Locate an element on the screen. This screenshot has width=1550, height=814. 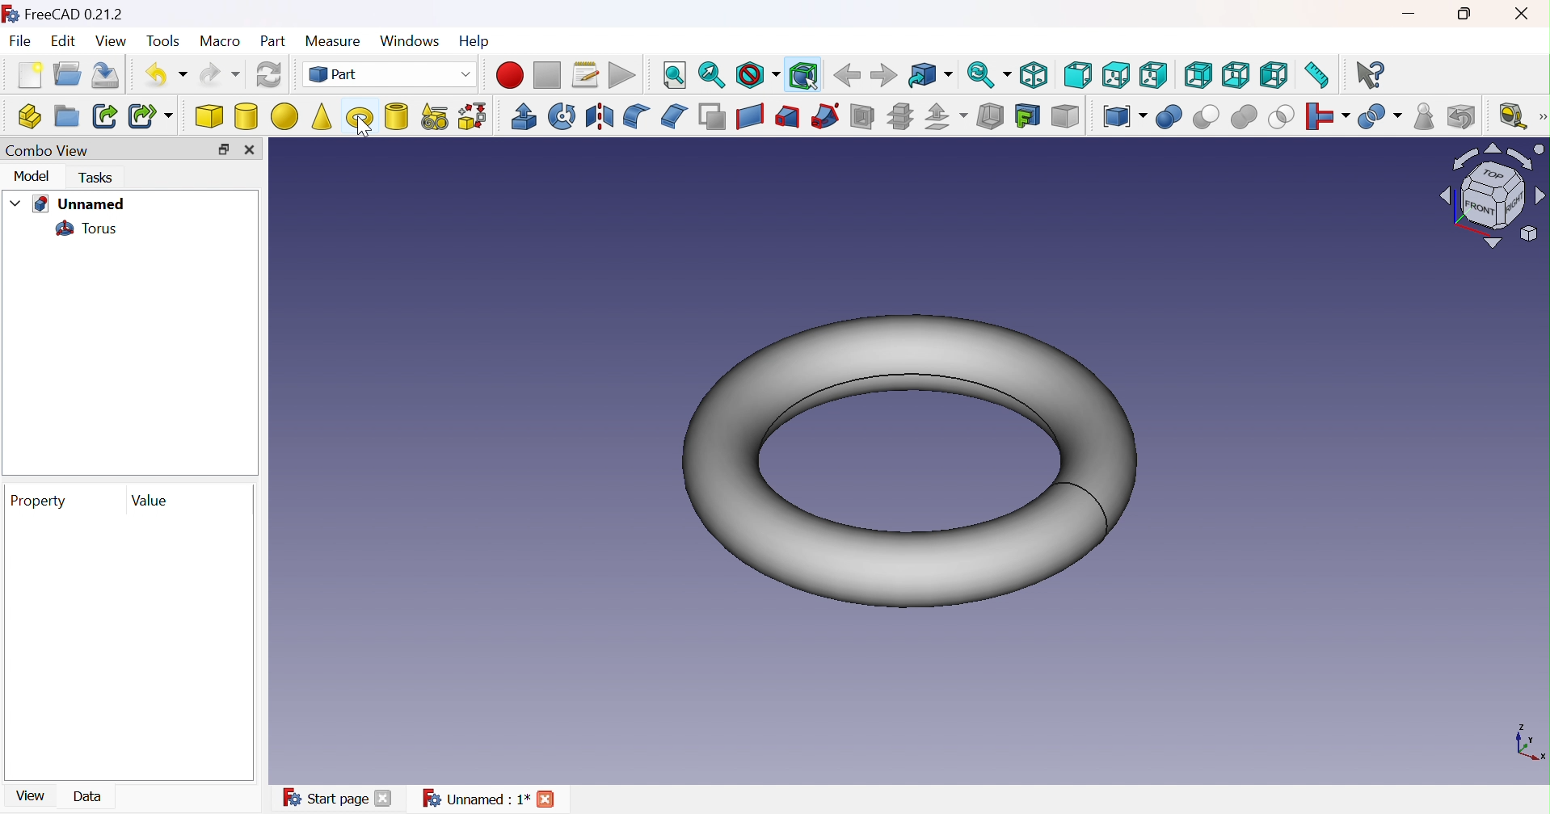
Save is located at coordinates (107, 74).